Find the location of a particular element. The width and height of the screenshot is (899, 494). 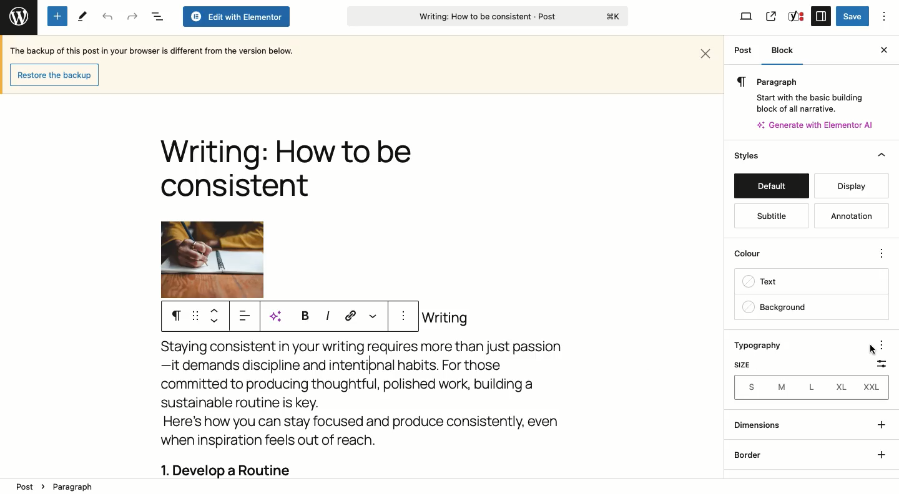

More is located at coordinates (372, 315).